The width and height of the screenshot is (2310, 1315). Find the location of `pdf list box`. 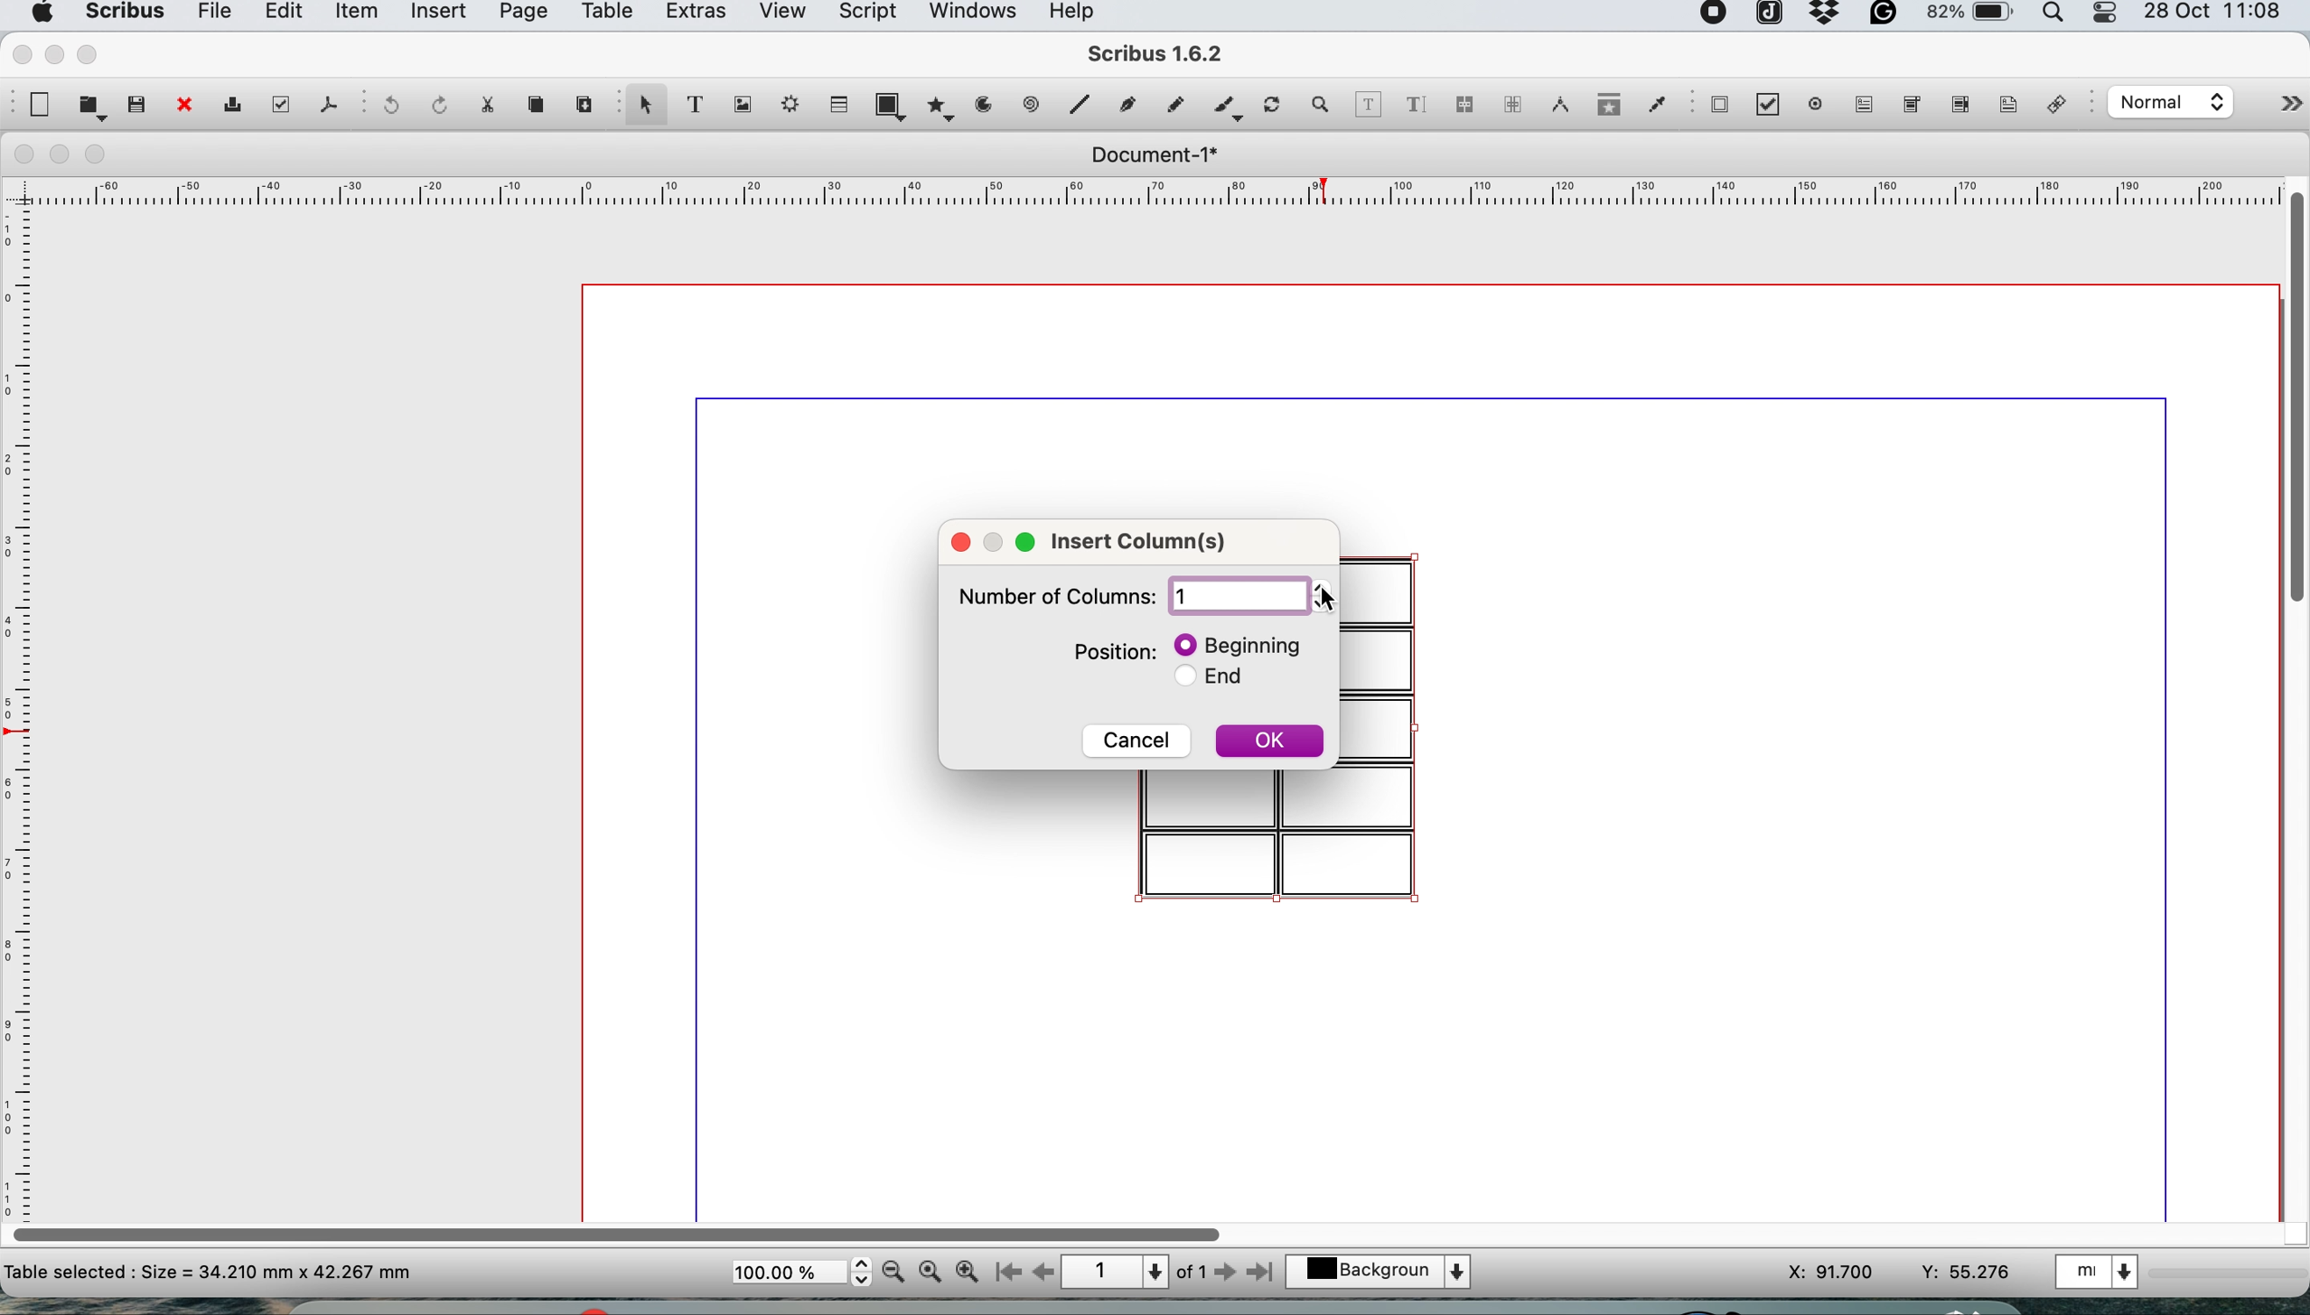

pdf list box is located at coordinates (1958, 108).